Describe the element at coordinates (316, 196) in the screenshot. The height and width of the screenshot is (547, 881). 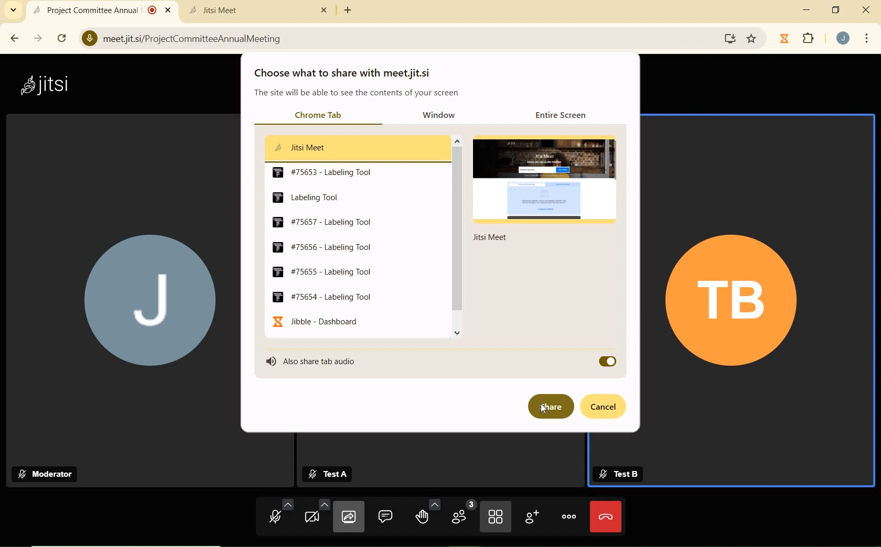
I see ` Labeling Tool` at that location.